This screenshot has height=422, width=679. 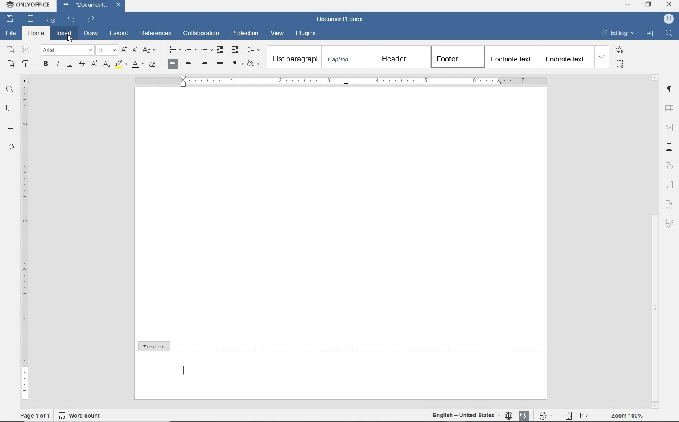 I want to click on Cursor, so click(x=69, y=36).